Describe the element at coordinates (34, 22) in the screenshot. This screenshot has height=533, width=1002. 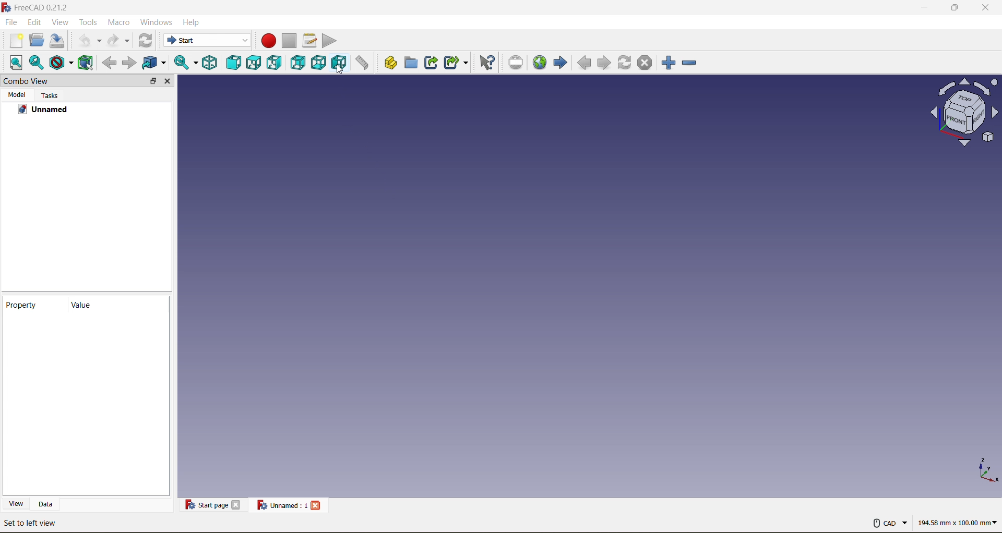
I see `Edit` at that location.